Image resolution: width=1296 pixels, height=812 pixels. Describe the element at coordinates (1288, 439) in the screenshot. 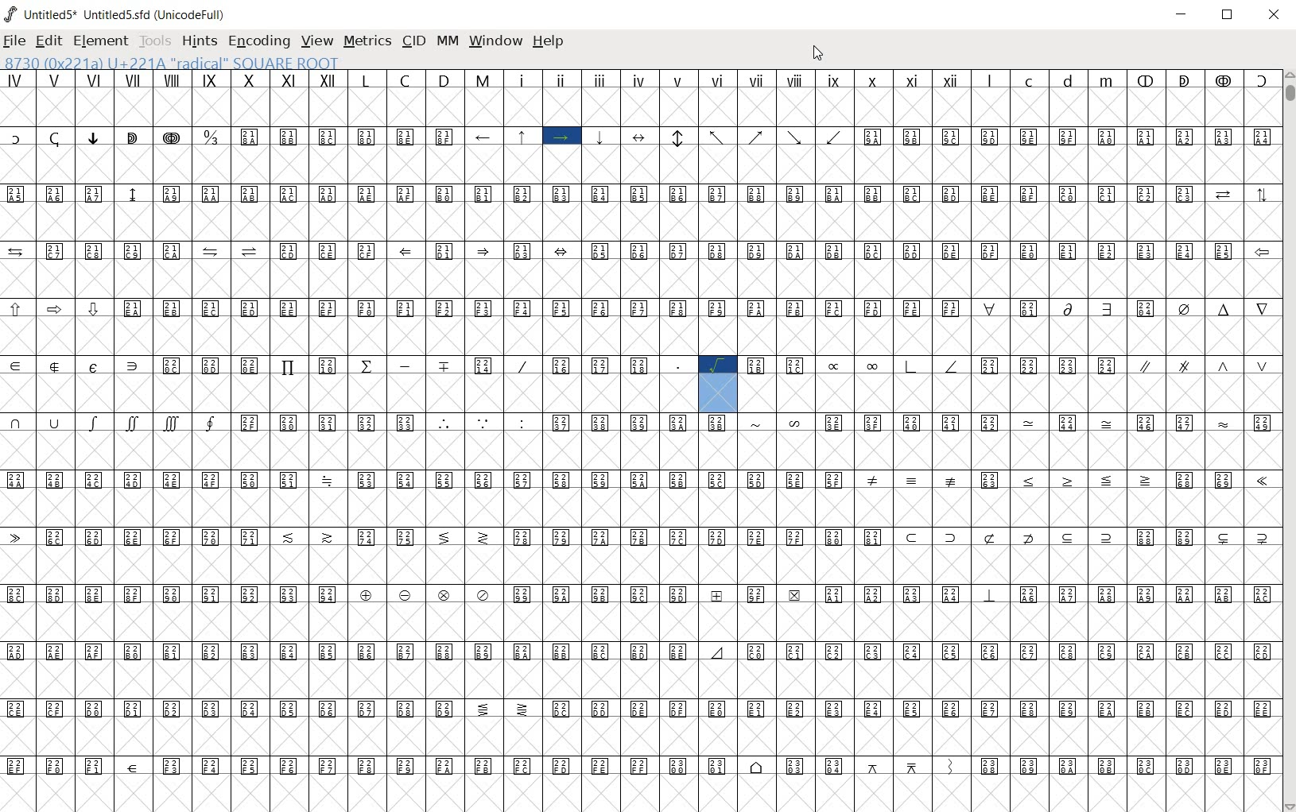

I see `SCROLLBAR` at that location.